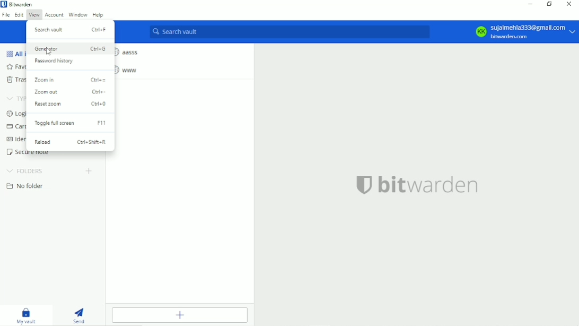  Describe the element at coordinates (524, 31) in the screenshot. I see `KK Sujalmehla333@gmail.com   bitwarden.com` at that location.